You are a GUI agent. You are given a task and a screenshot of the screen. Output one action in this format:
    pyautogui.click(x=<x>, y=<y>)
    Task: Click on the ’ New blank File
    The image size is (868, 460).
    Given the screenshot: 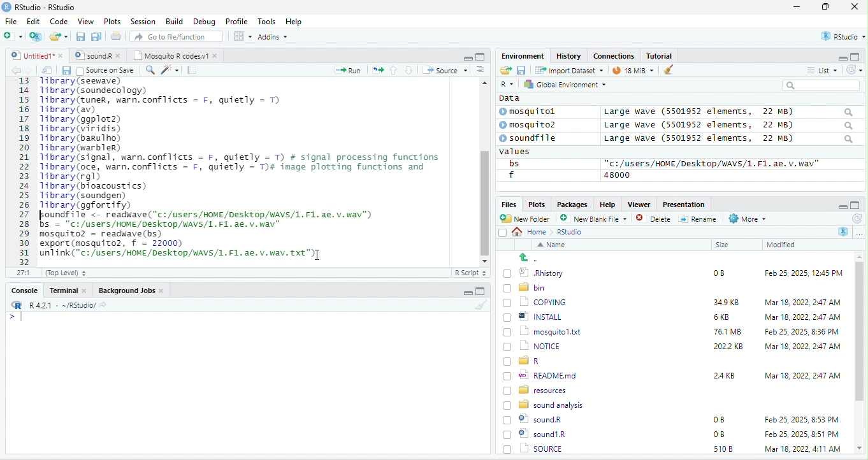 What is the action you would take?
    pyautogui.click(x=597, y=220)
    